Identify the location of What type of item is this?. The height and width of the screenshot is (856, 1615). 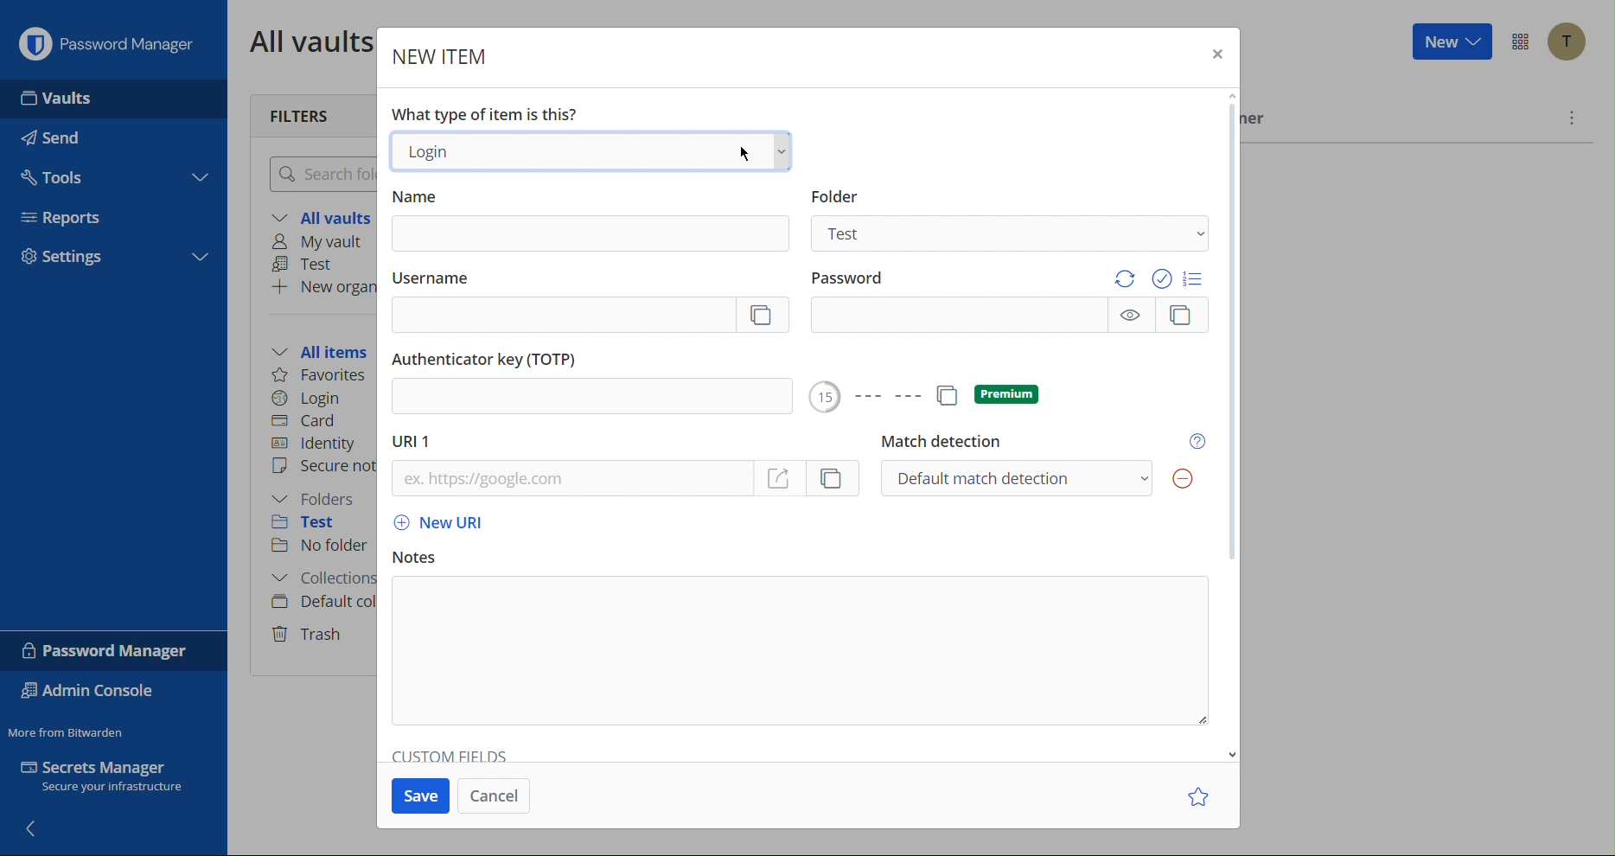
(497, 110).